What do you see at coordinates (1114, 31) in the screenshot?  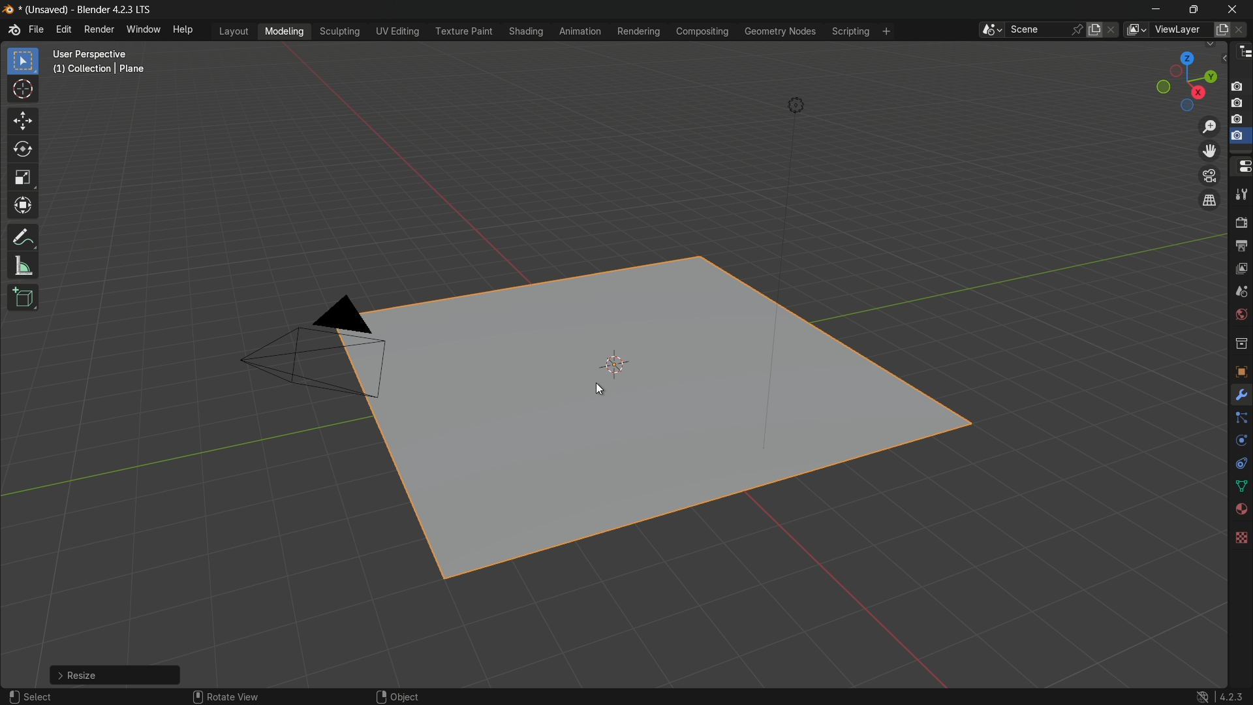 I see `delete scene` at bounding box center [1114, 31].